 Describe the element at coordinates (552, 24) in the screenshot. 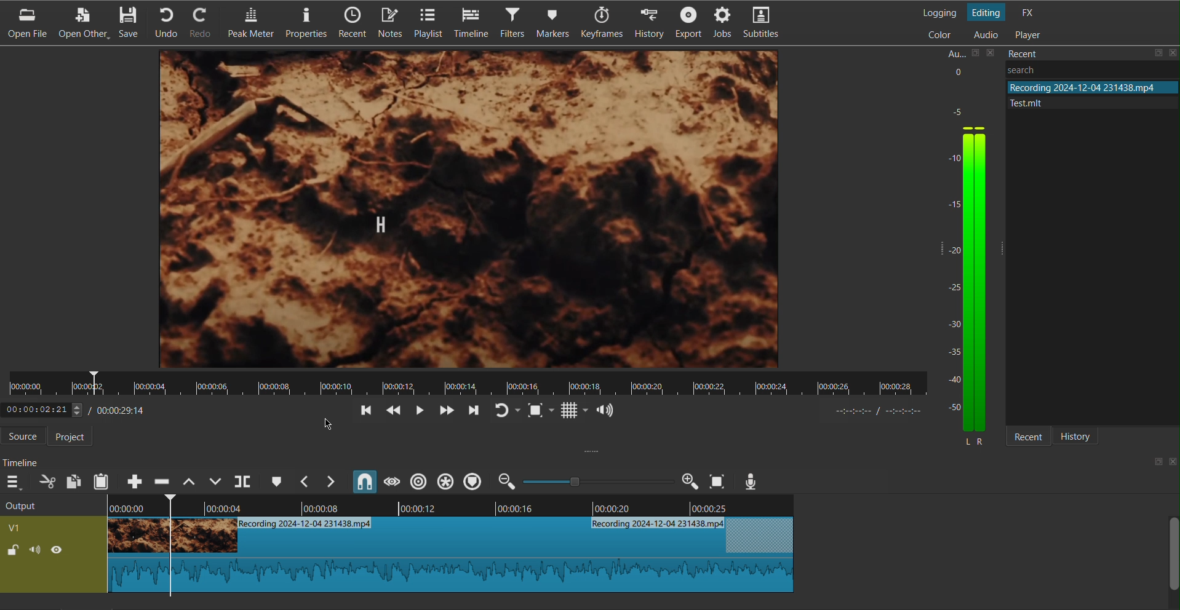

I see `Markers` at that location.